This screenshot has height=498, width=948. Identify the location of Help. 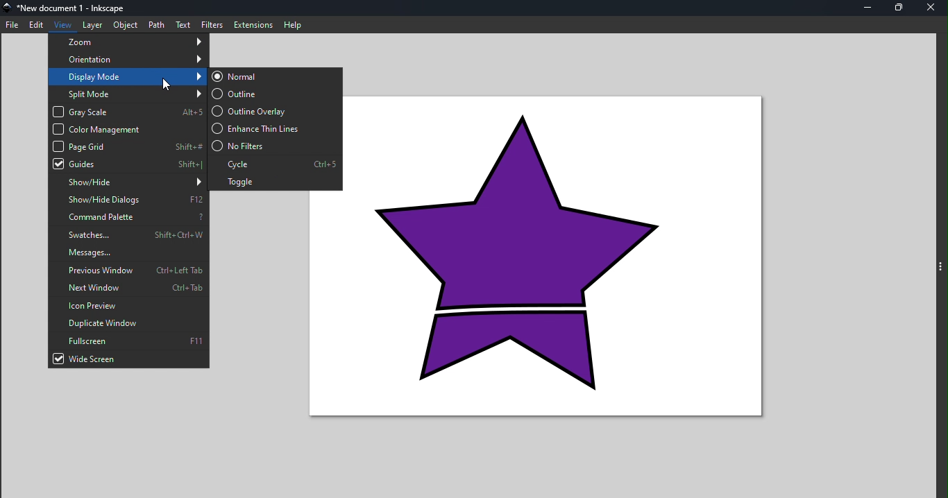
(294, 24).